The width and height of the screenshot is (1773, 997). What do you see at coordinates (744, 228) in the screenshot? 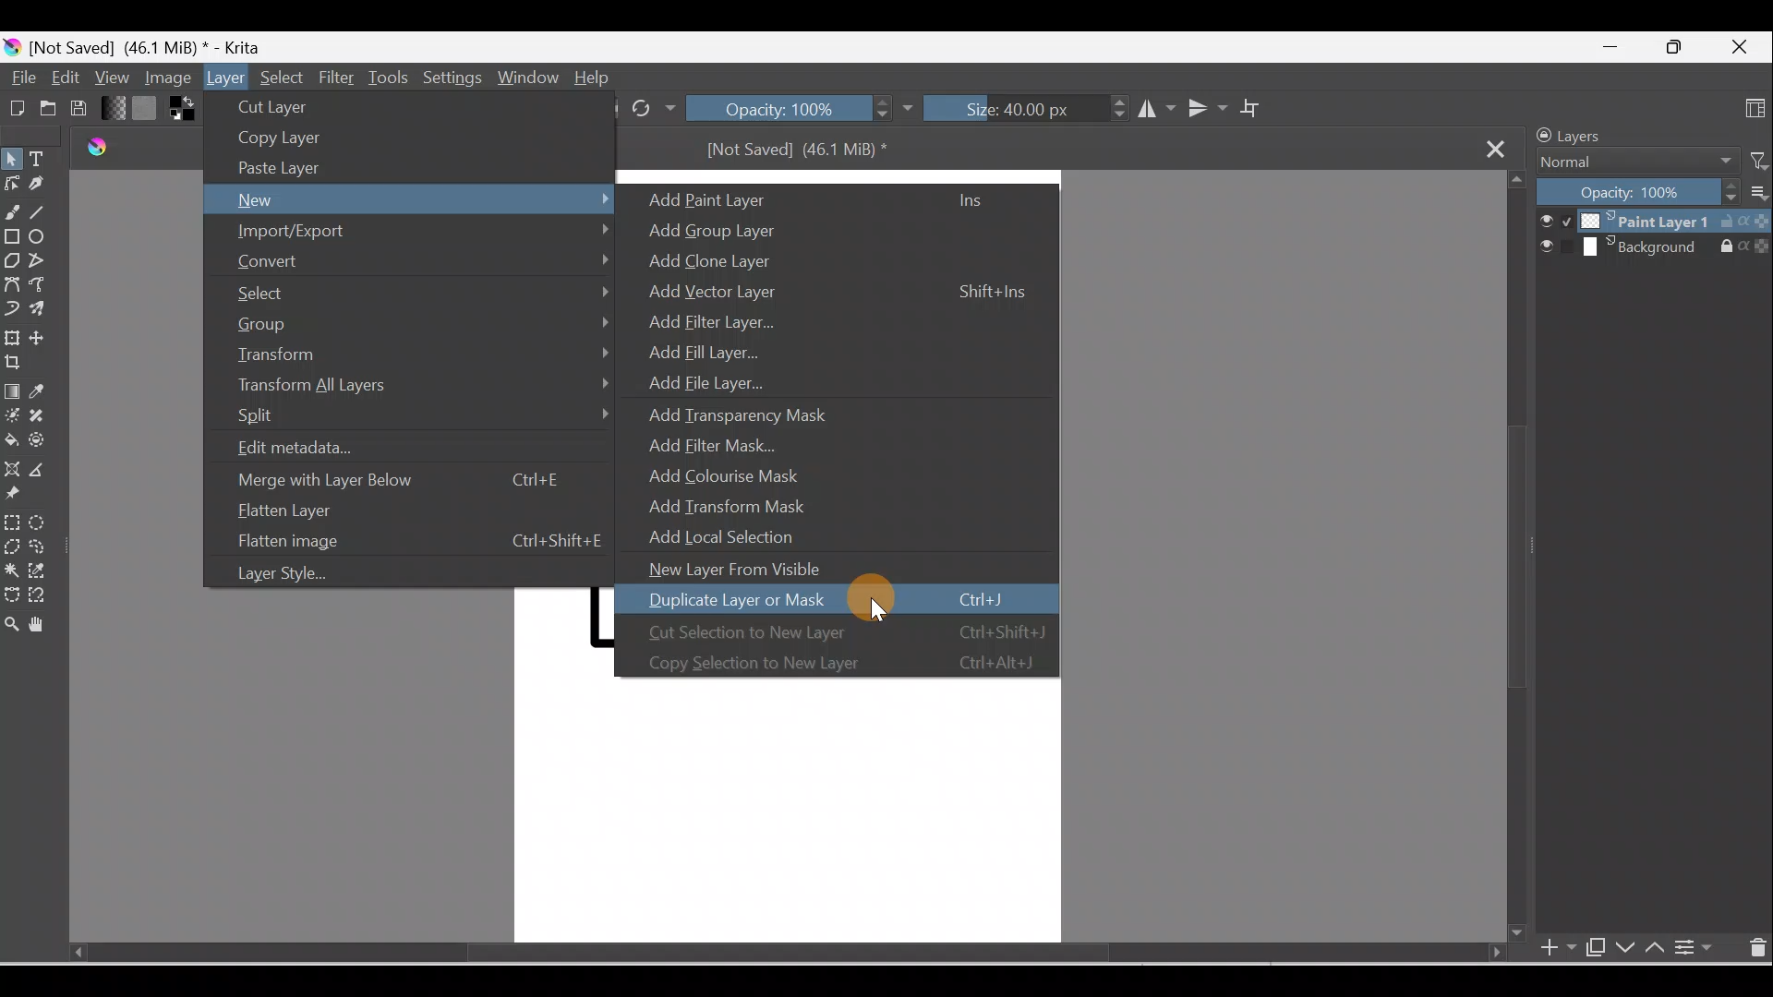
I see `Add group layer` at bounding box center [744, 228].